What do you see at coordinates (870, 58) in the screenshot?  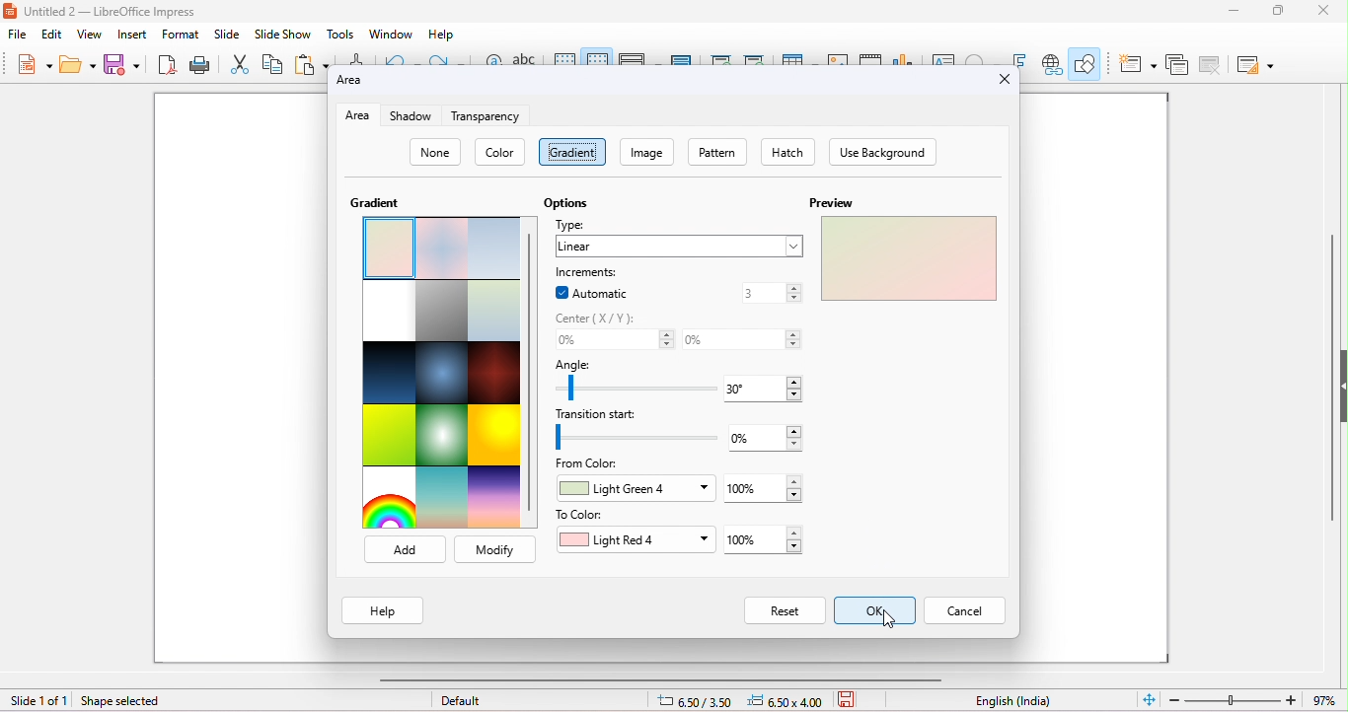 I see `insert audio/video` at bounding box center [870, 58].